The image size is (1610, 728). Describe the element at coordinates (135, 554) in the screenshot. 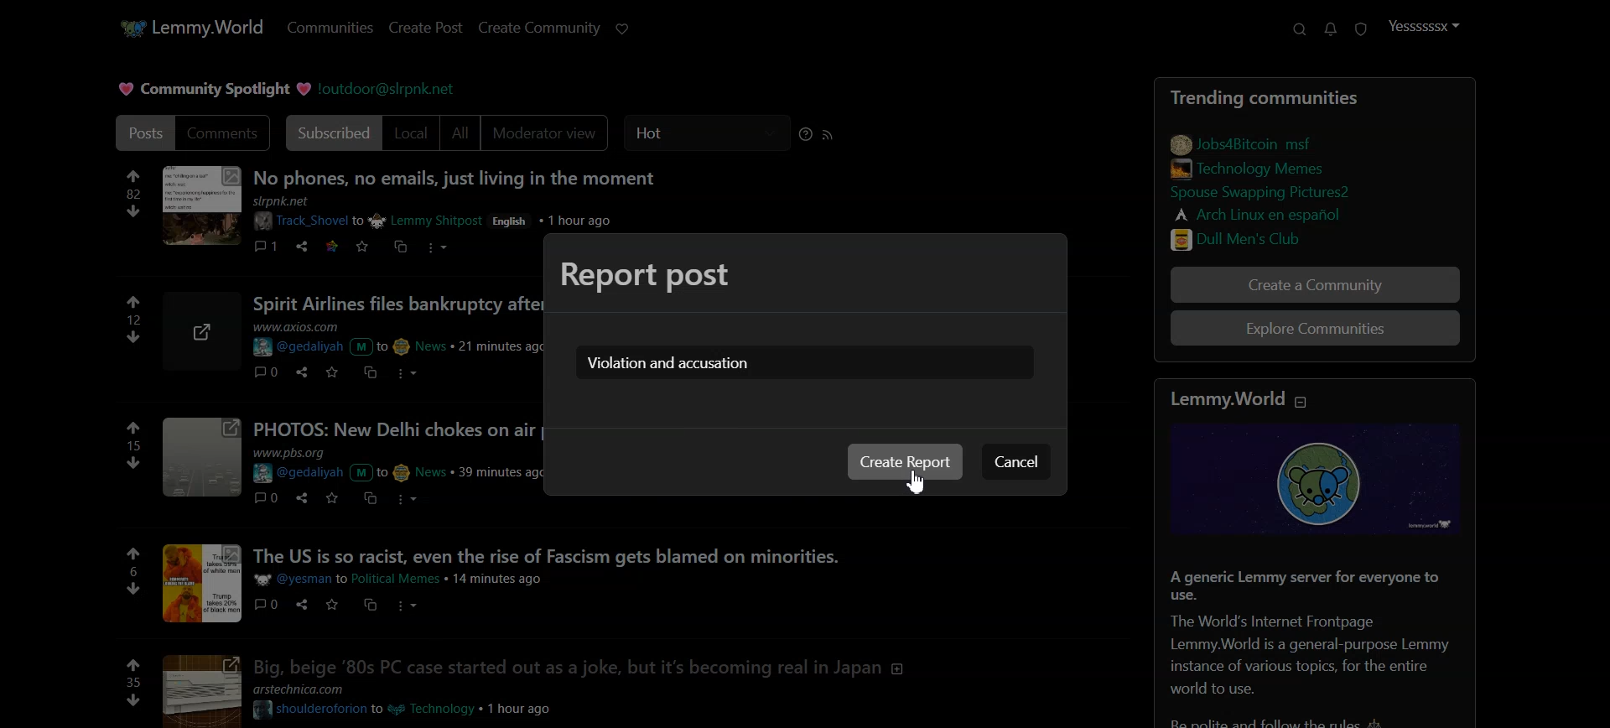

I see `upvote` at that location.